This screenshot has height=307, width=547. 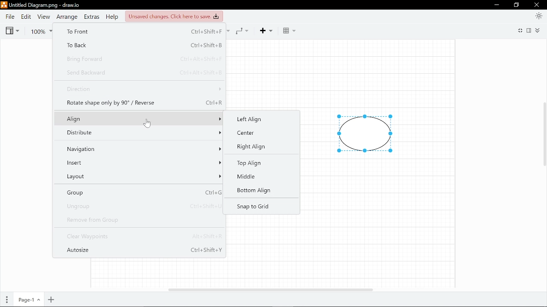 What do you see at coordinates (544, 136) in the screenshot?
I see `Vertical scrollbar` at bounding box center [544, 136].